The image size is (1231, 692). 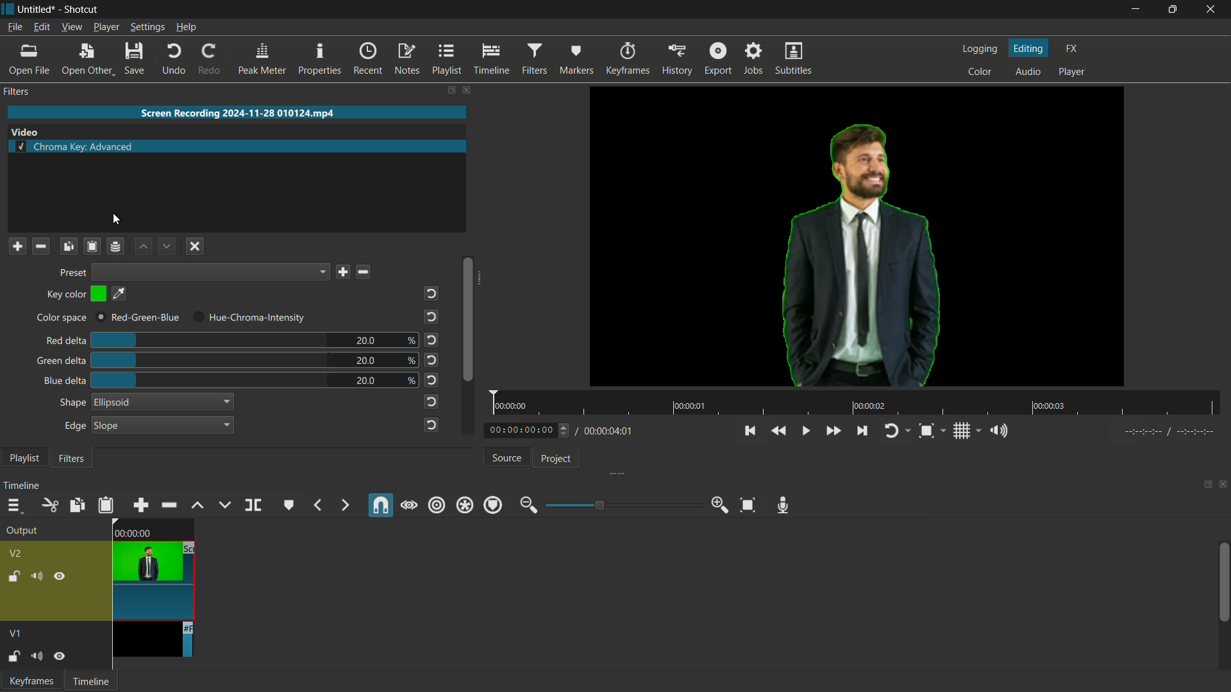 What do you see at coordinates (367, 340) in the screenshot?
I see `20.0` at bounding box center [367, 340].